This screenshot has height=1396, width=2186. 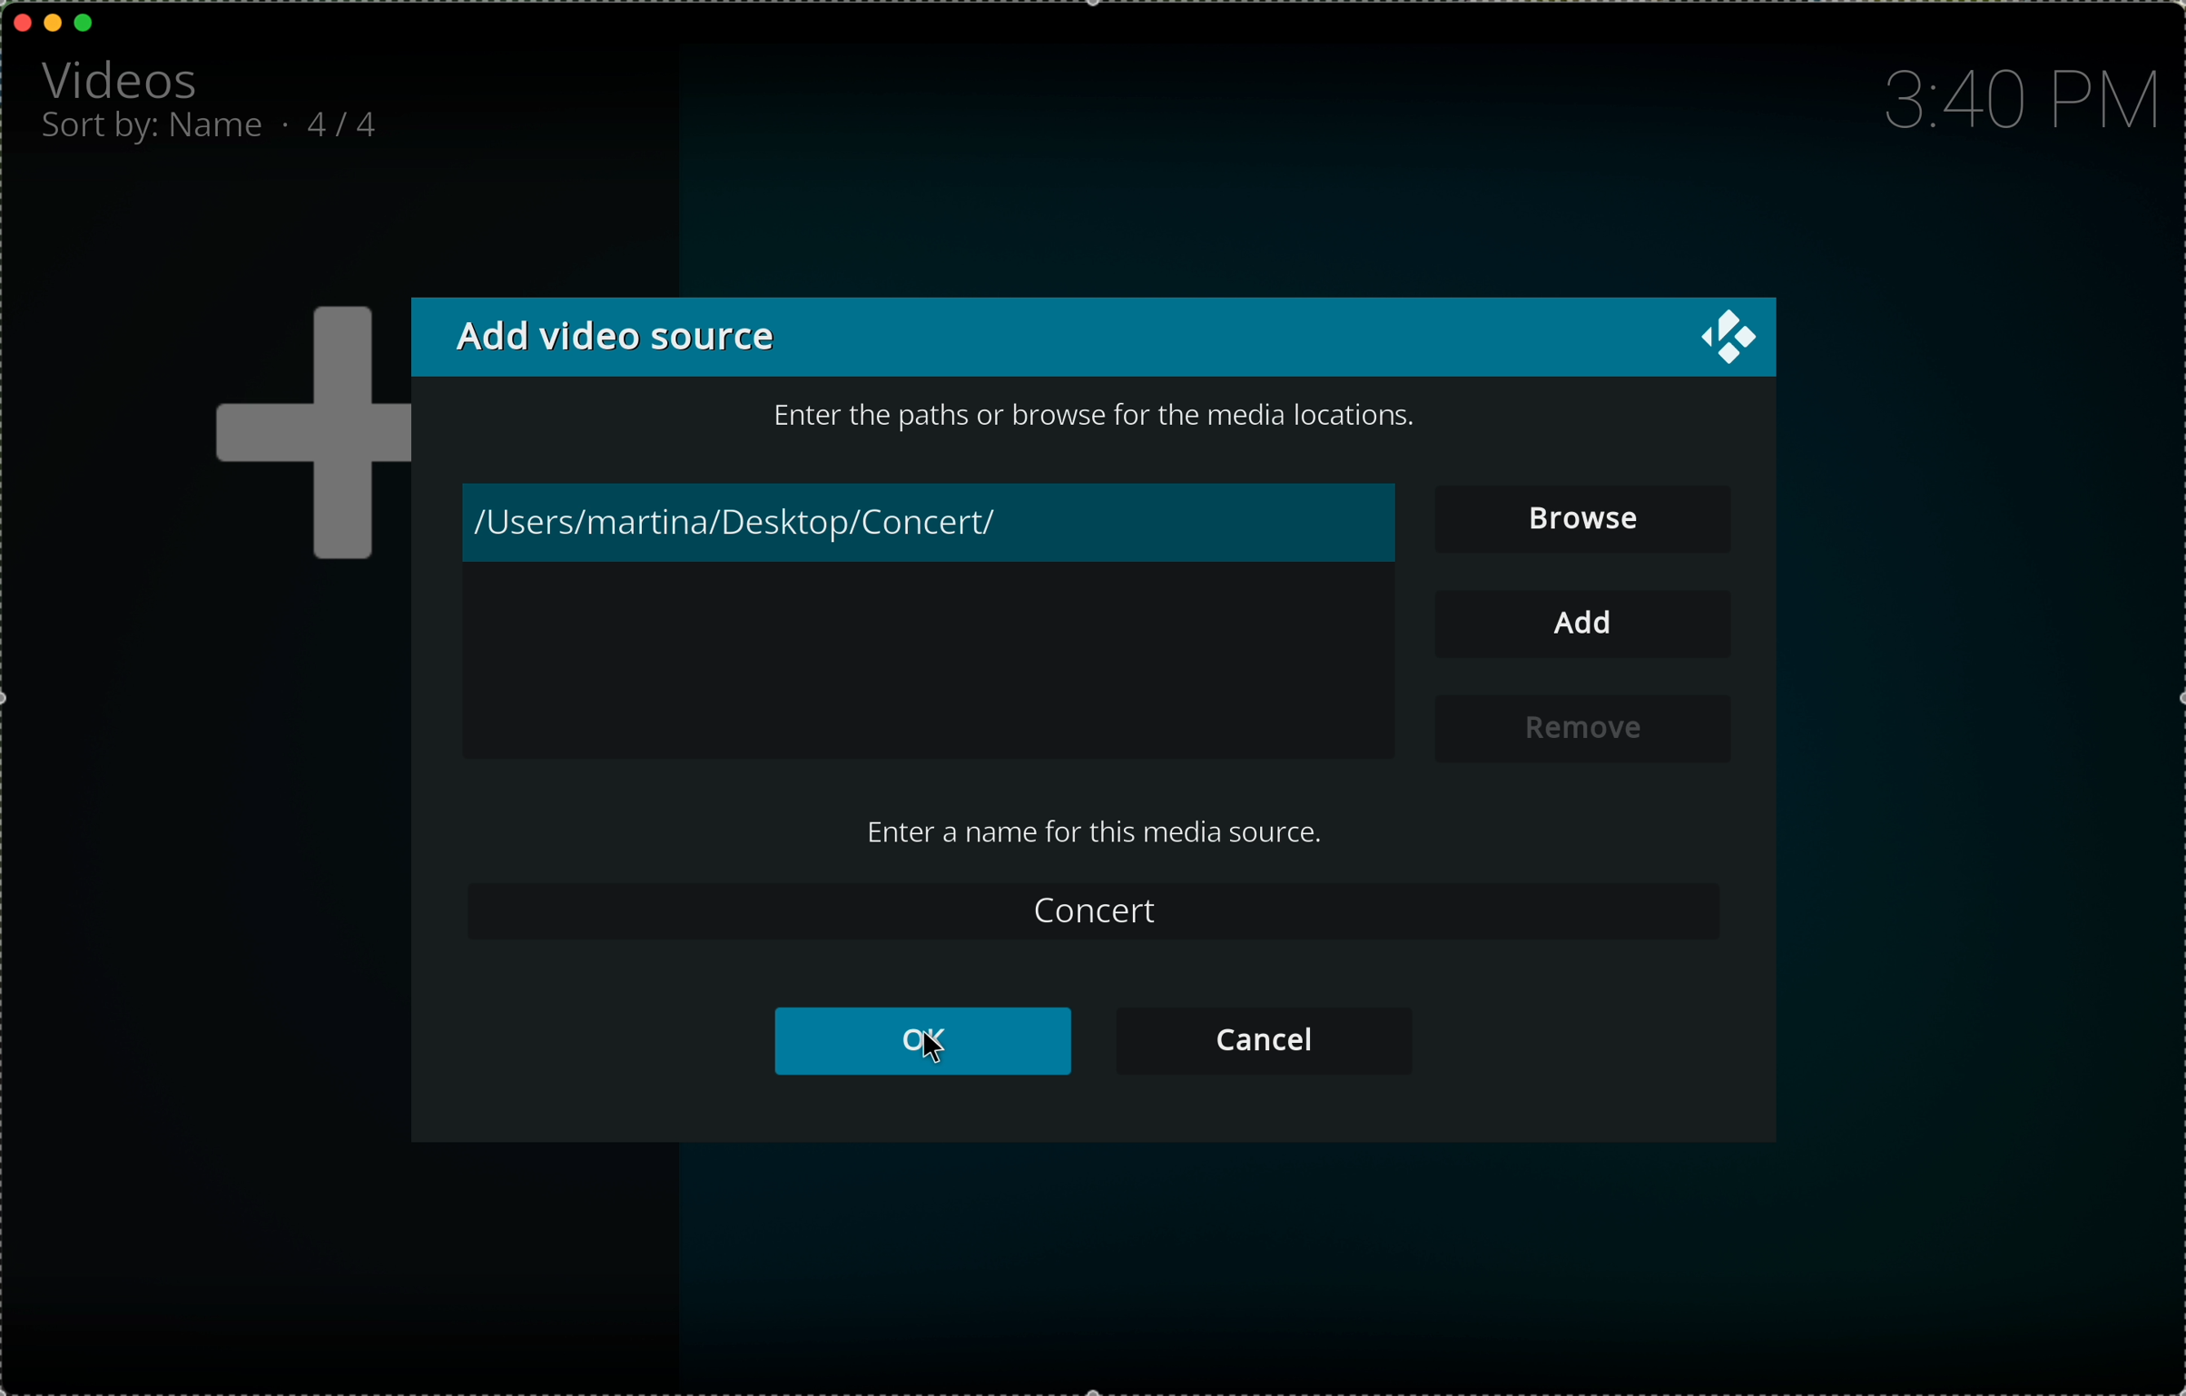 I want to click on Enter the paths or browse for the media locations., so click(x=1106, y=418).